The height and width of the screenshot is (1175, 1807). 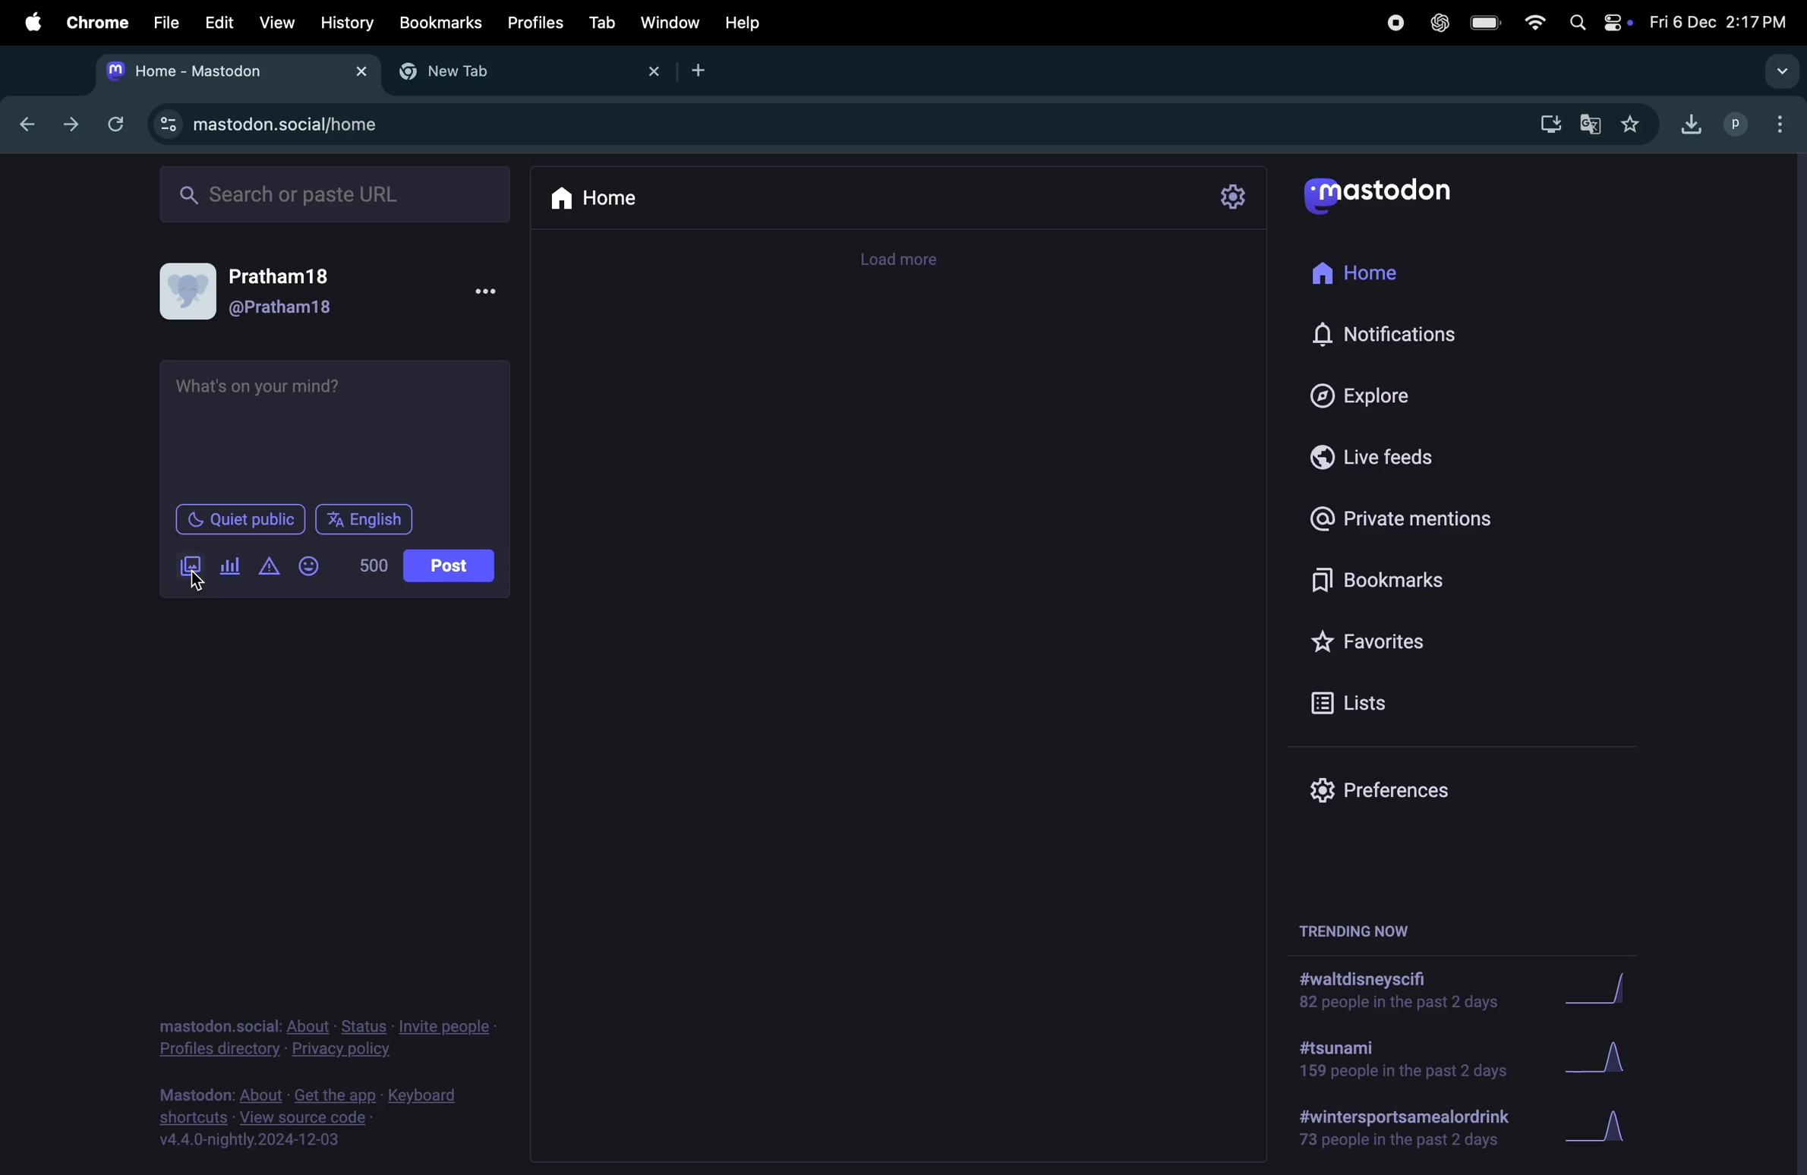 What do you see at coordinates (600, 23) in the screenshot?
I see `tab` at bounding box center [600, 23].